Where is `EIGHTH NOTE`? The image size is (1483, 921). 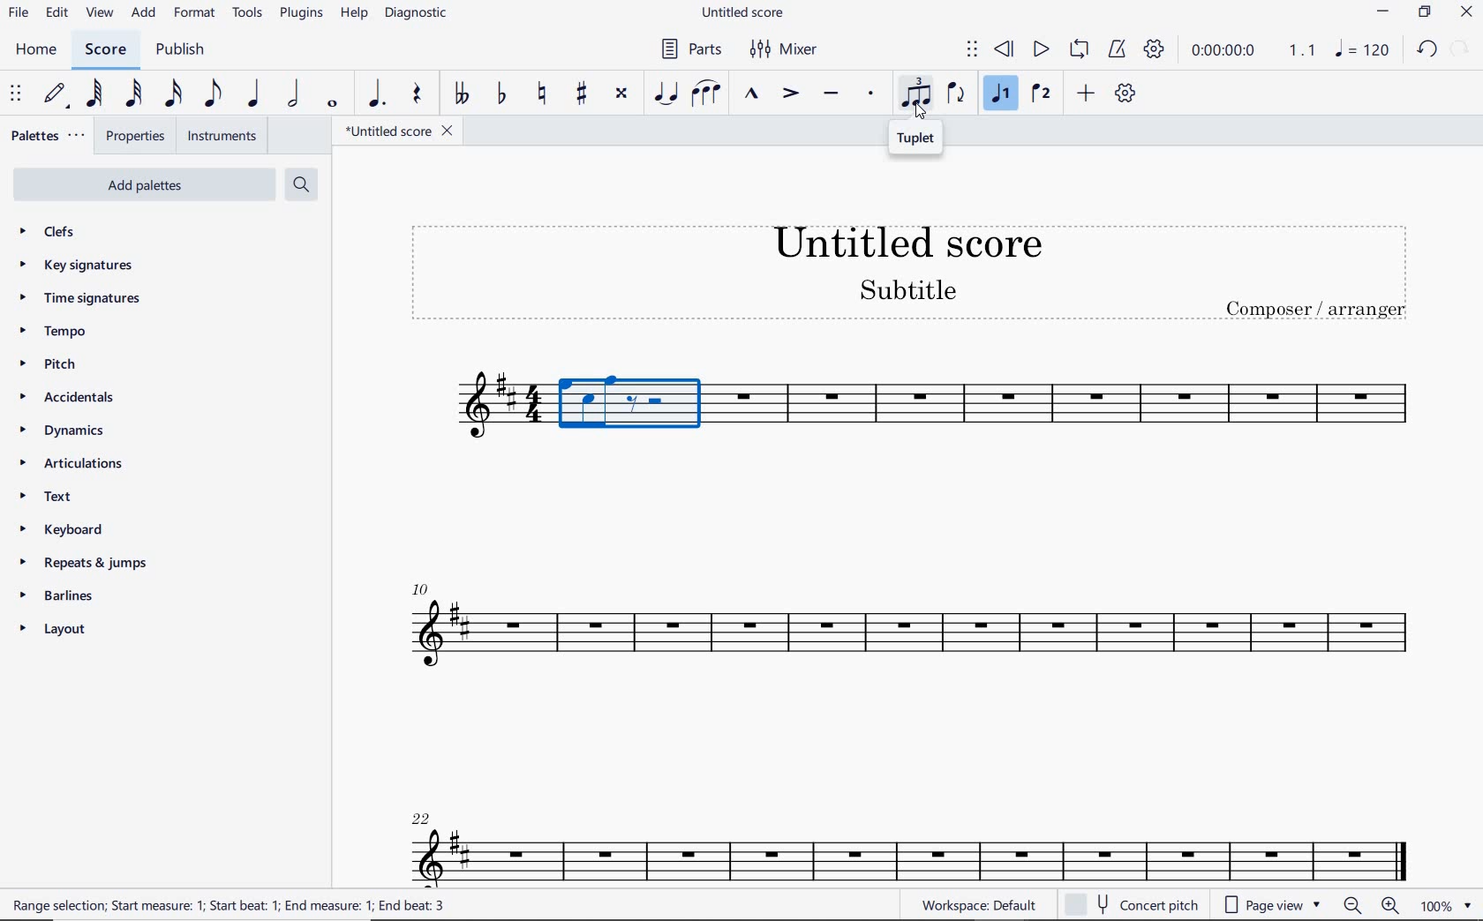 EIGHTH NOTE is located at coordinates (213, 93).